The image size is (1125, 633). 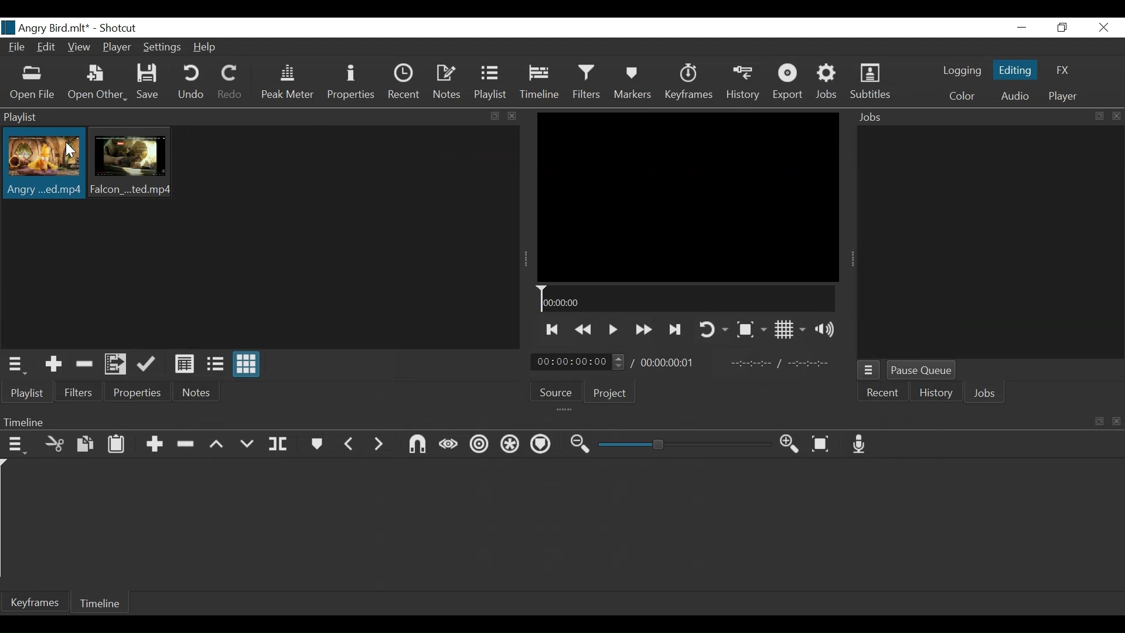 I want to click on Cut, so click(x=55, y=445).